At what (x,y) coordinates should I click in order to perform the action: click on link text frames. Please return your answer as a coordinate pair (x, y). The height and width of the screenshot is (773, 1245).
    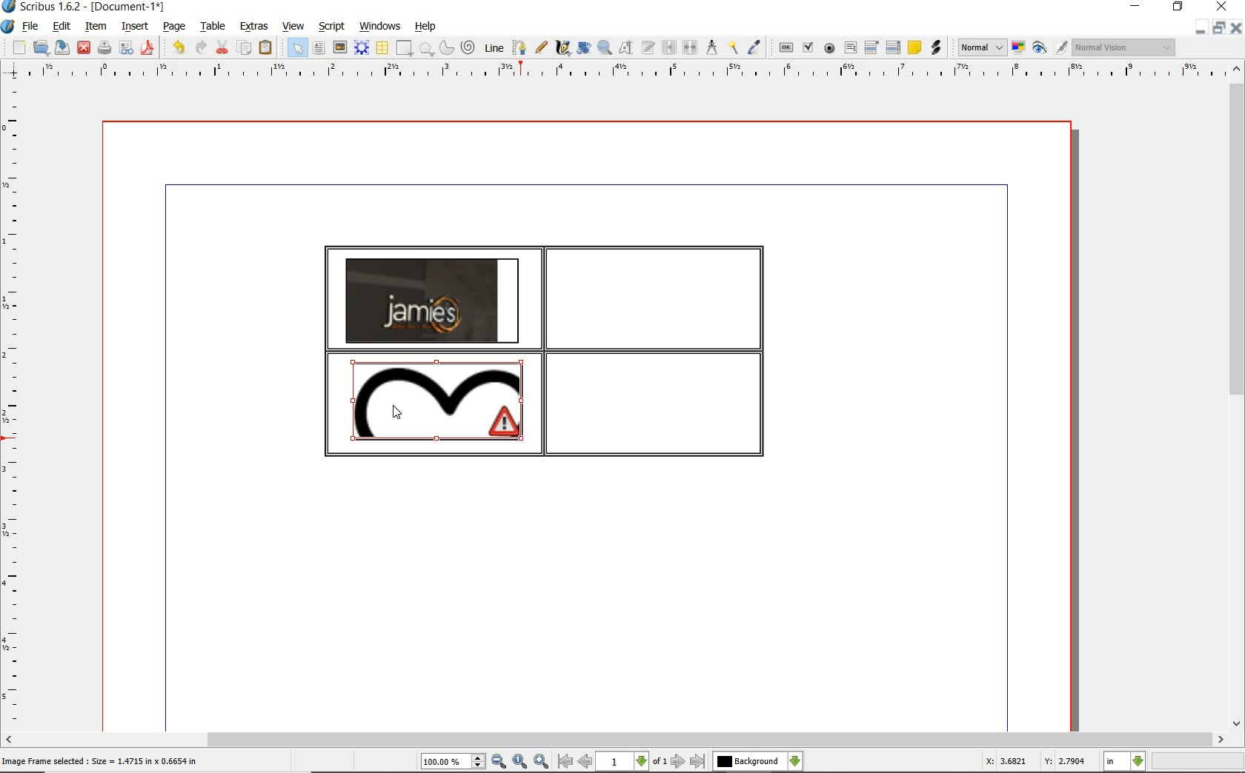
    Looking at the image, I should click on (670, 47).